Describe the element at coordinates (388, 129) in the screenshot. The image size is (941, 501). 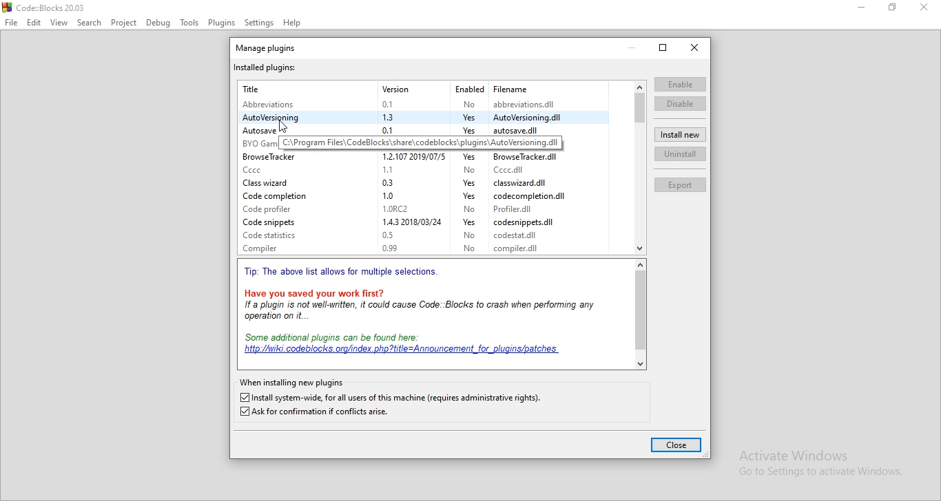
I see `0.1` at that location.